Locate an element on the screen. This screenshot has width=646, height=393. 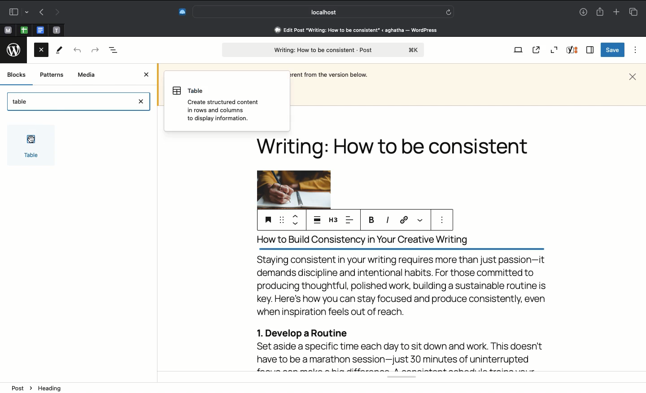
Extensions is located at coordinates (177, 13).